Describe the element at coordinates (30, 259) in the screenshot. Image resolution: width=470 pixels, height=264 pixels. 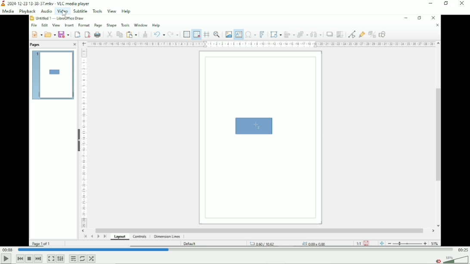
I see `Stop playback` at that location.